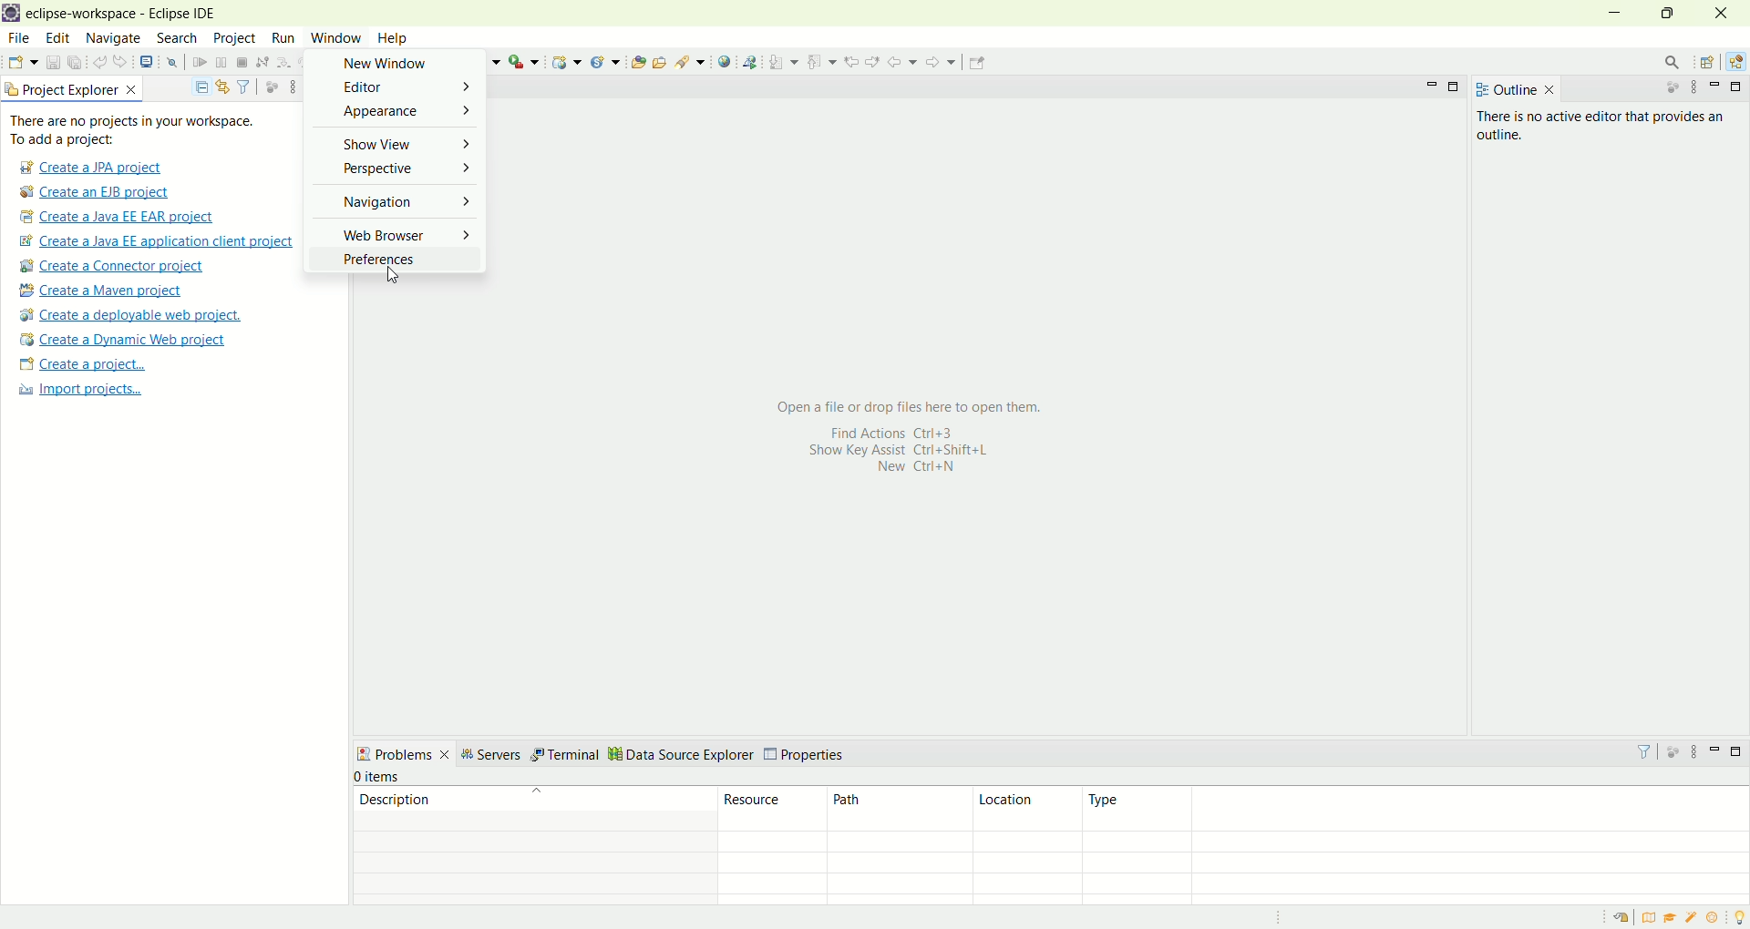 This screenshot has width=1750, height=929. Describe the element at coordinates (1726, 13) in the screenshot. I see `close` at that location.